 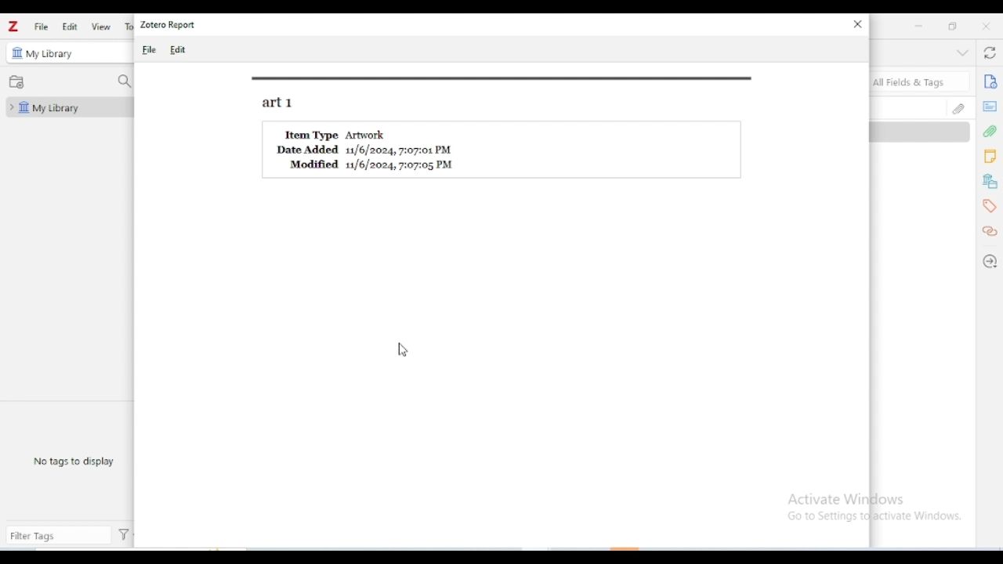 I want to click on view, so click(x=100, y=27).